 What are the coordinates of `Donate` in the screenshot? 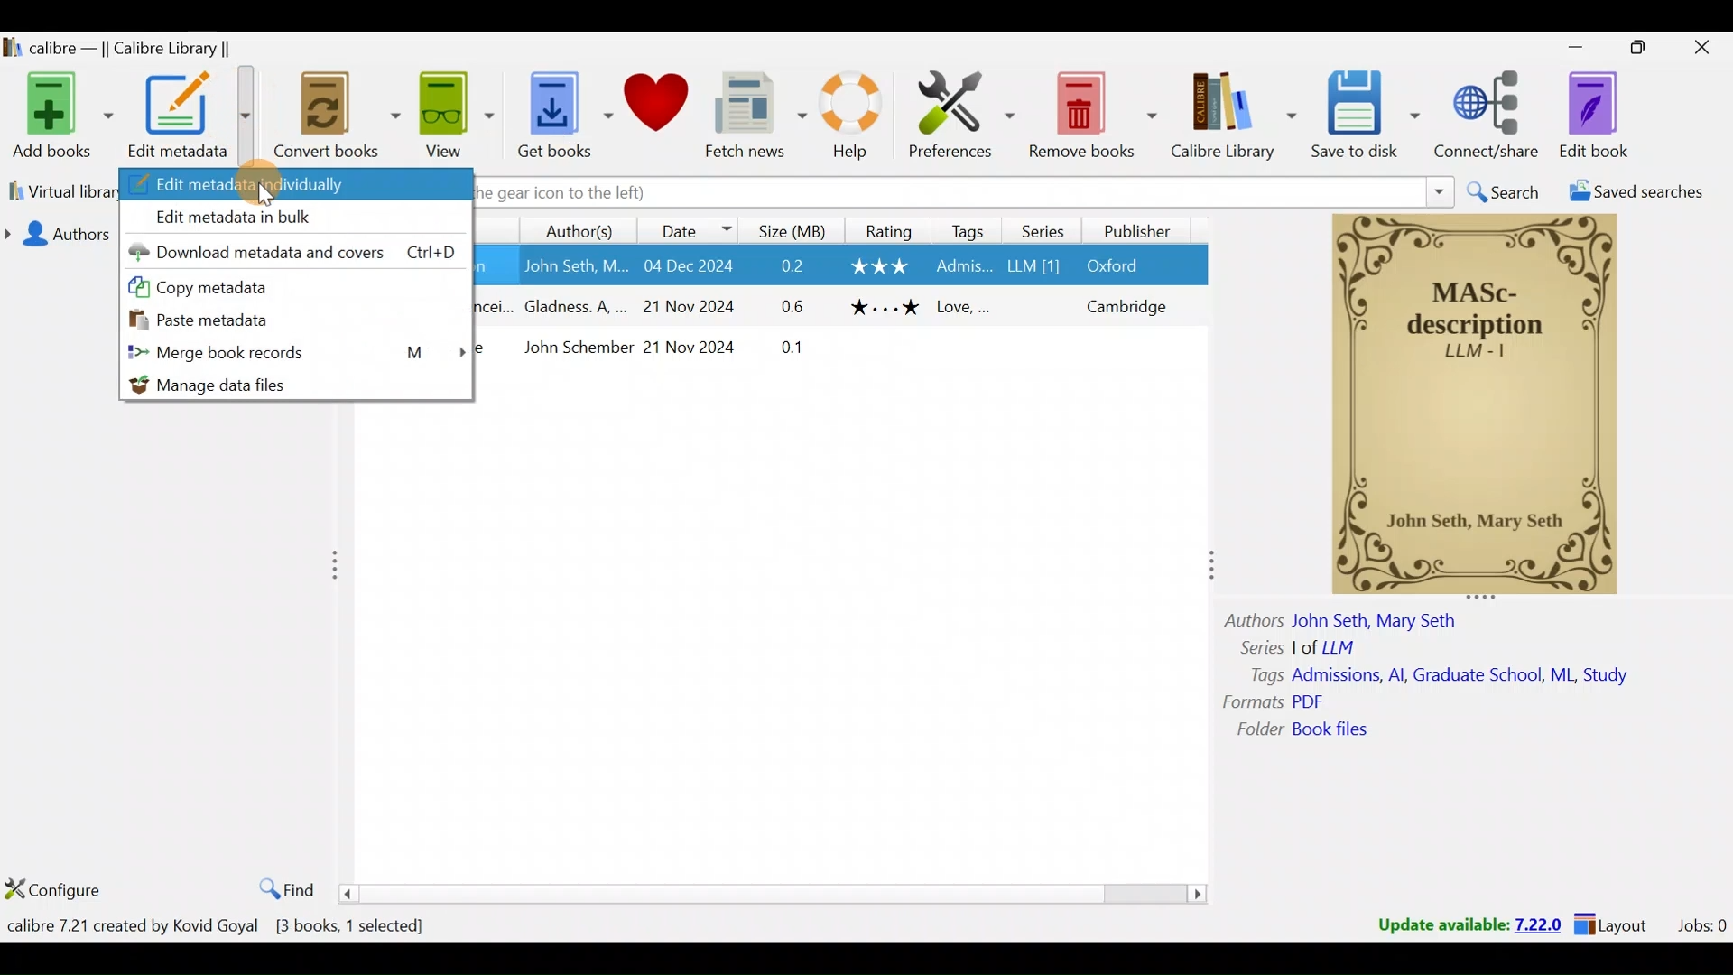 It's located at (656, 120).